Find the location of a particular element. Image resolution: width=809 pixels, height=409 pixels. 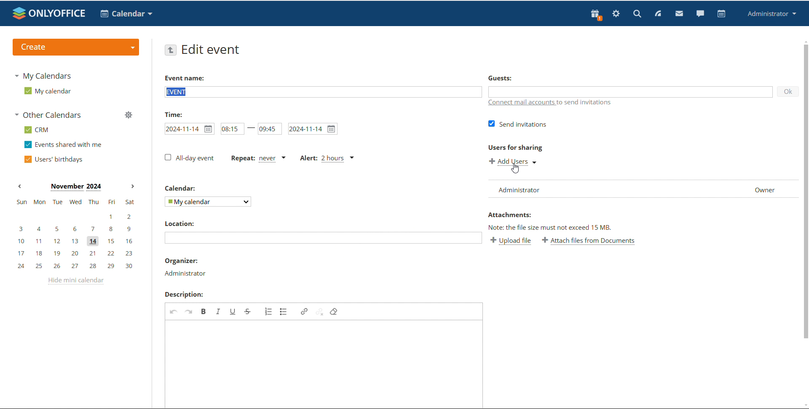

set end time is located at coordinates (269, 128).